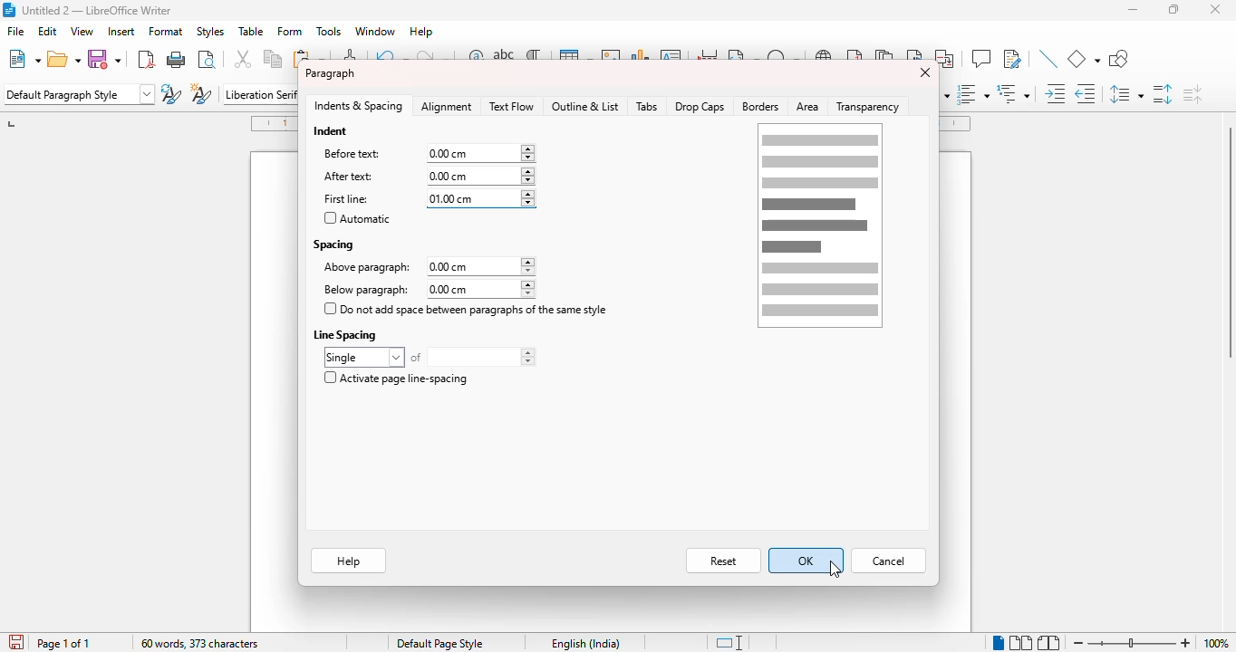  Describe the element at coordinates (587, 643) in the screenshot. I see `text language` at that location.